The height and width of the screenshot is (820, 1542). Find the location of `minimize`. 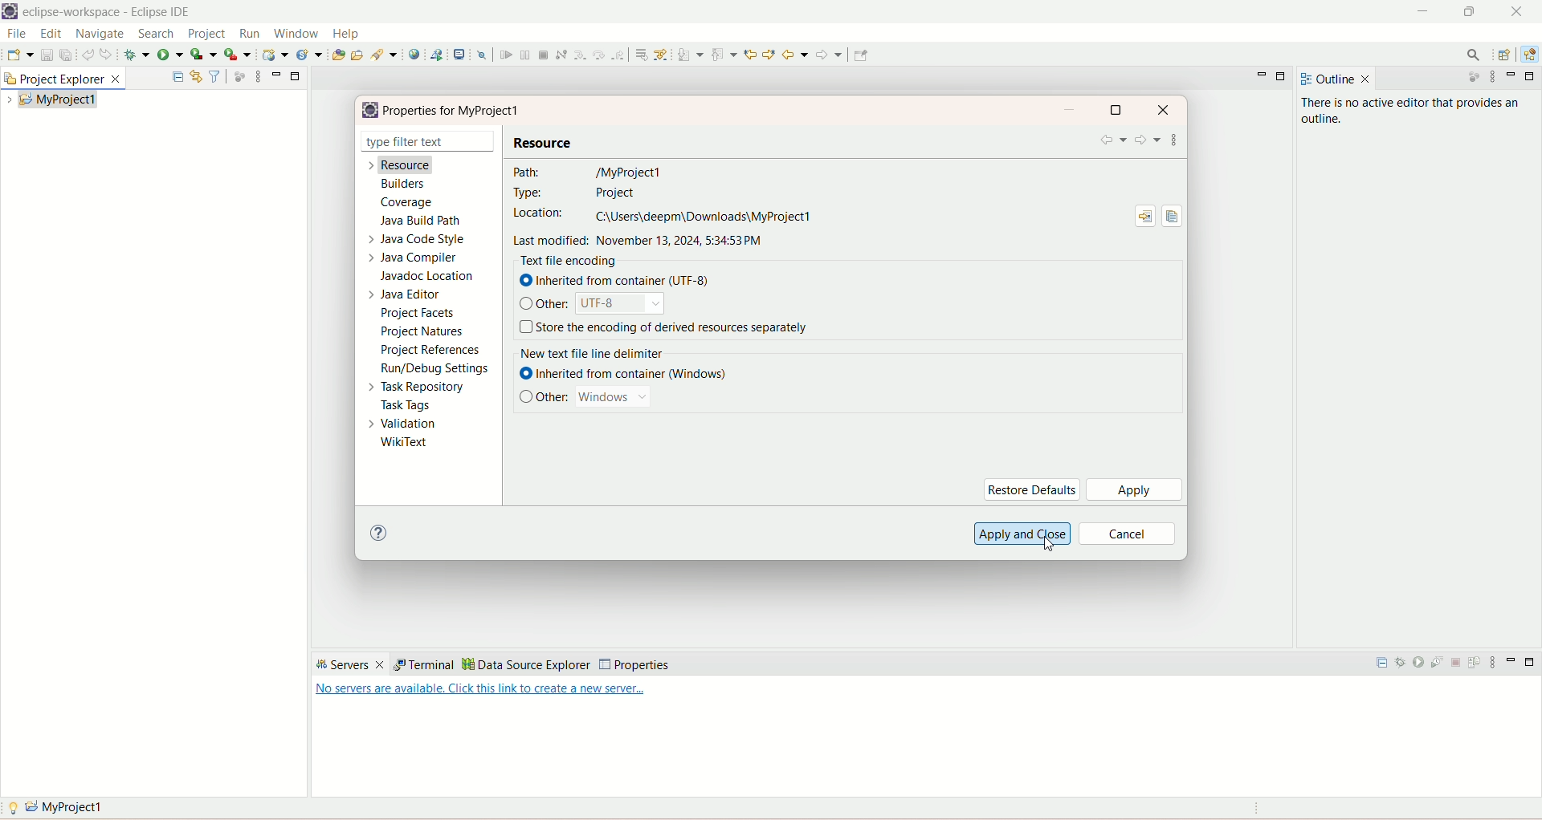

minimize is located at coordinates (1425, 10).